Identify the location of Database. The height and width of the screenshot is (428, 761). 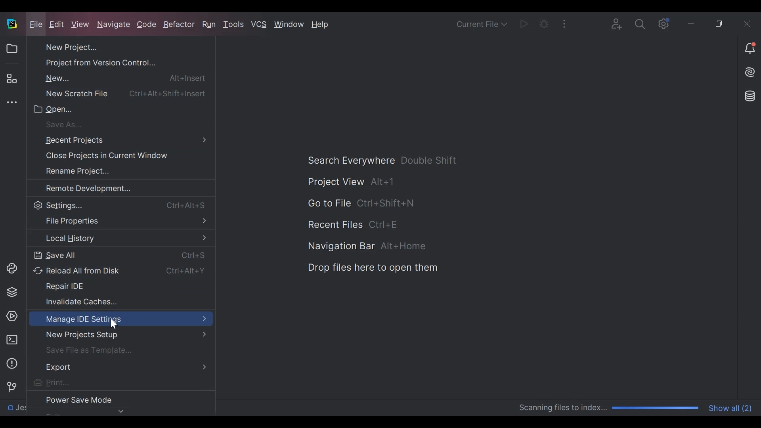
(751, 96).